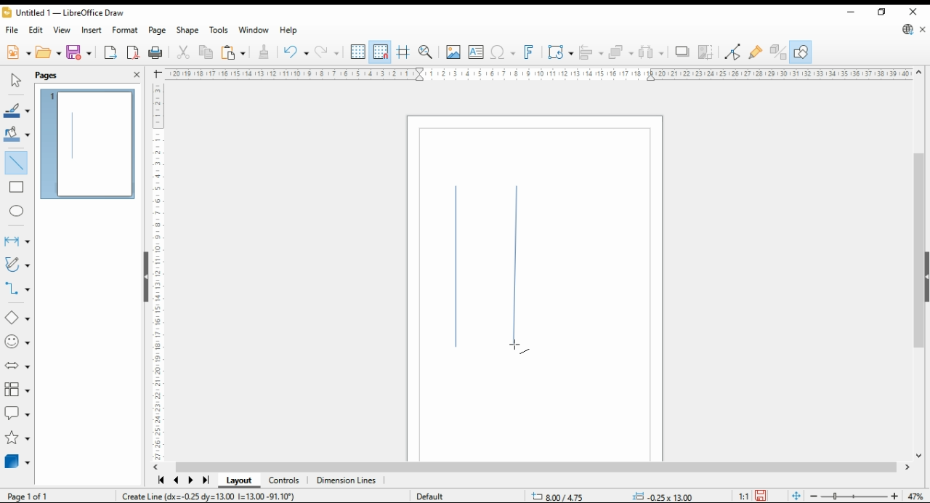 Image resolution: width=930 pixels, height=503 pixels. What do you see at coordinates (48, 53) in the screenshot?
I see `open` at bounding box center [48, 53].